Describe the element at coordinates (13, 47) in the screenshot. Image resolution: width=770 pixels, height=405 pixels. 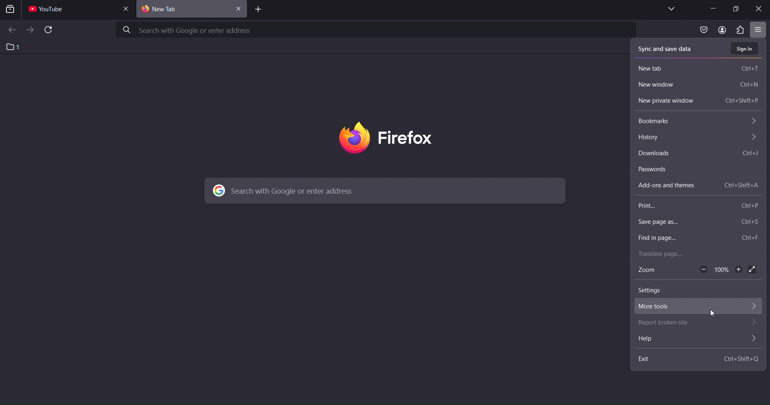
I see `1` at that location.